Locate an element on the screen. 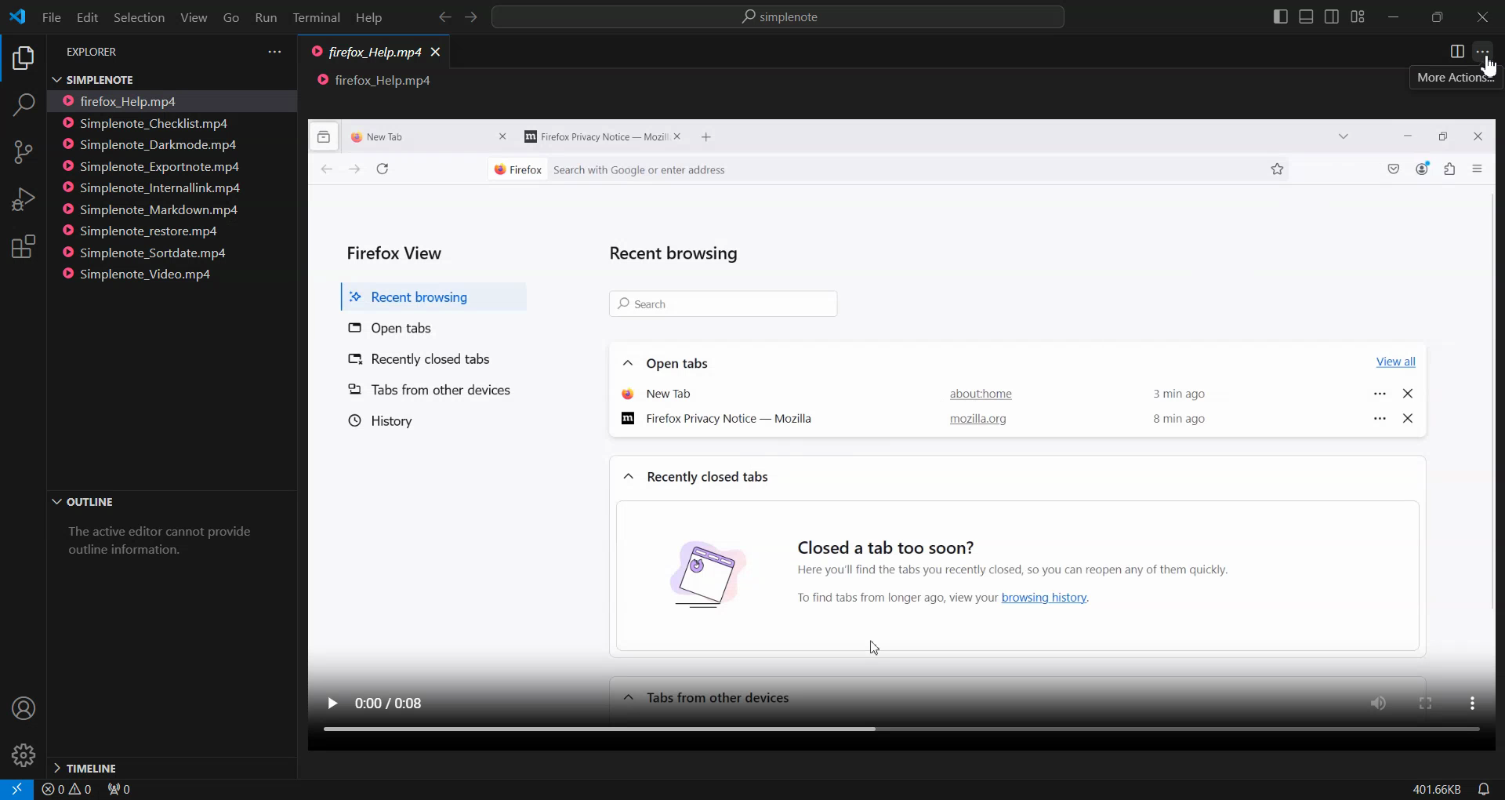 This screenshot has width=1505, height=800. about:home is located at coordinates (975, 396).